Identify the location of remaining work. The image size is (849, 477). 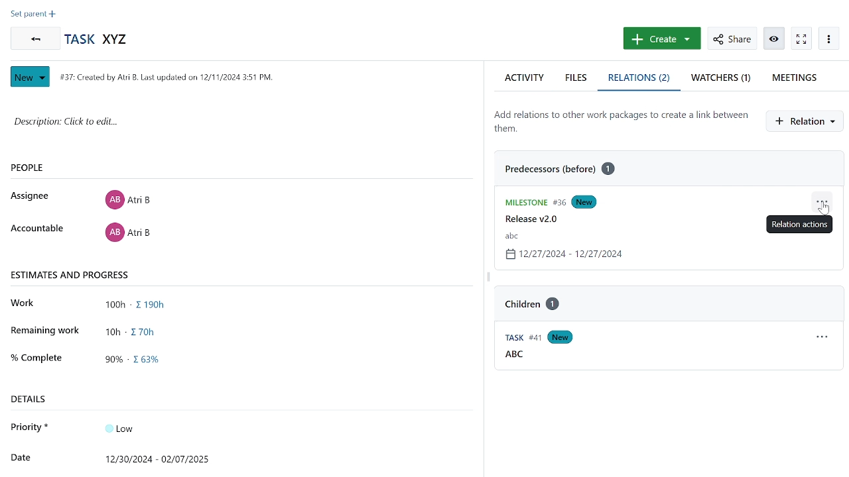
(137, 331).